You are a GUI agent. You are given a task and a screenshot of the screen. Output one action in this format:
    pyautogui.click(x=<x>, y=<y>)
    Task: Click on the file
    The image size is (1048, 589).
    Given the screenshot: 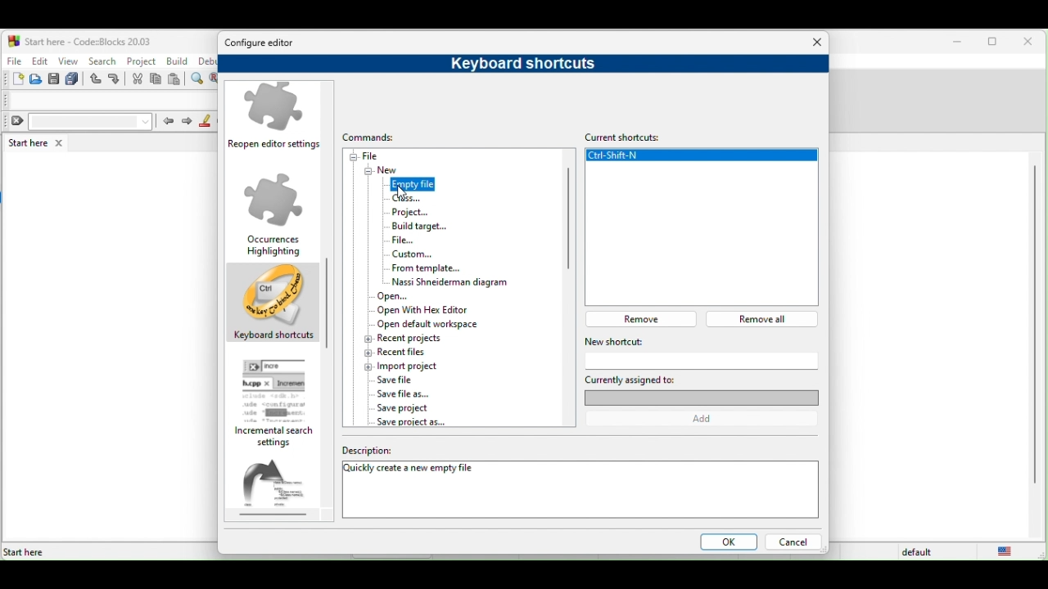 What is the action you would take?
    pyautogui.click(x=413, y=241)
    